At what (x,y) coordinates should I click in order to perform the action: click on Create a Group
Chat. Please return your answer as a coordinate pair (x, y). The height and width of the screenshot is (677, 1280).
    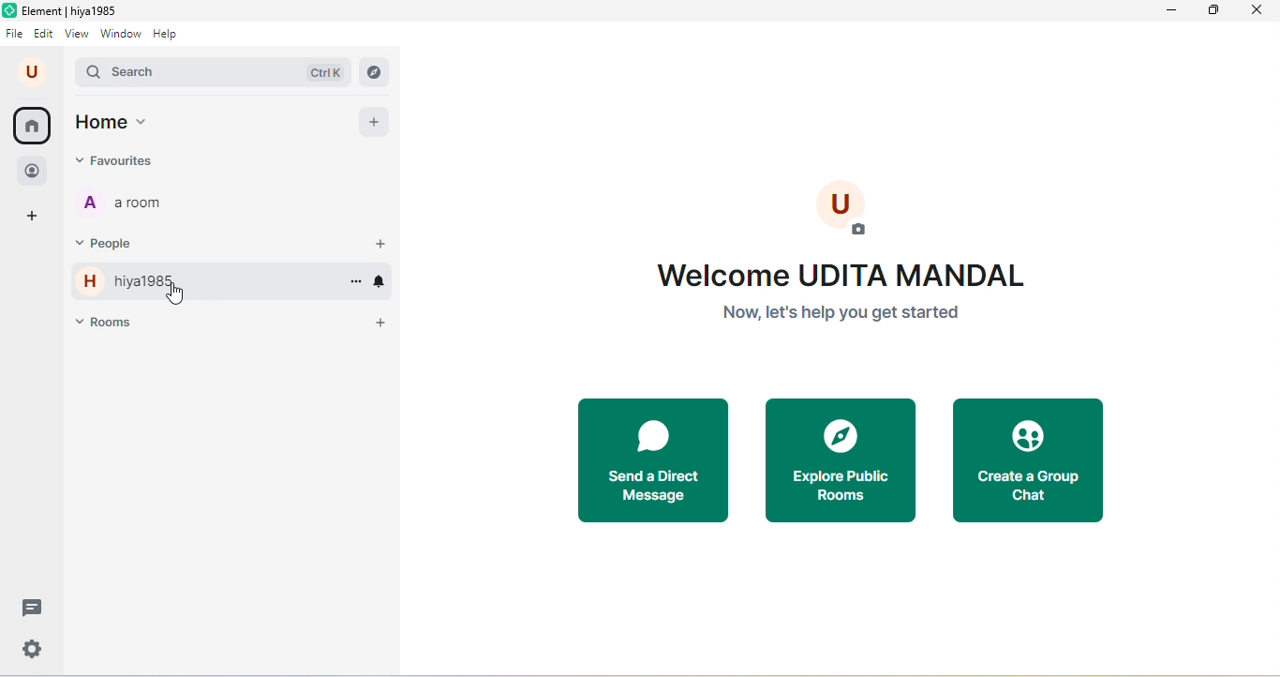
    Looking at the image, I should click on (1030, 460).